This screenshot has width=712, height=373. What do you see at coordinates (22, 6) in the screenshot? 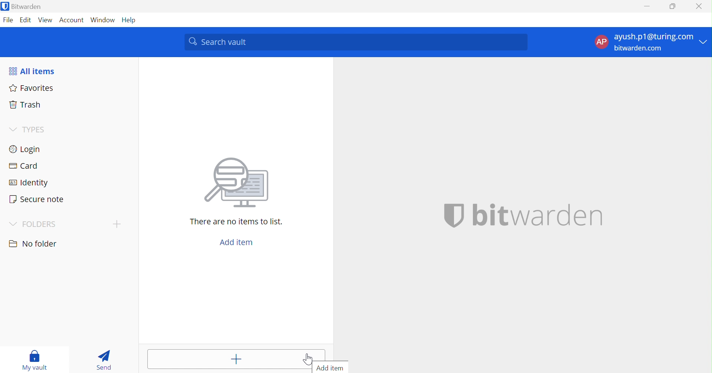
I see `Bitwarden` at bounding box center [22, 6].